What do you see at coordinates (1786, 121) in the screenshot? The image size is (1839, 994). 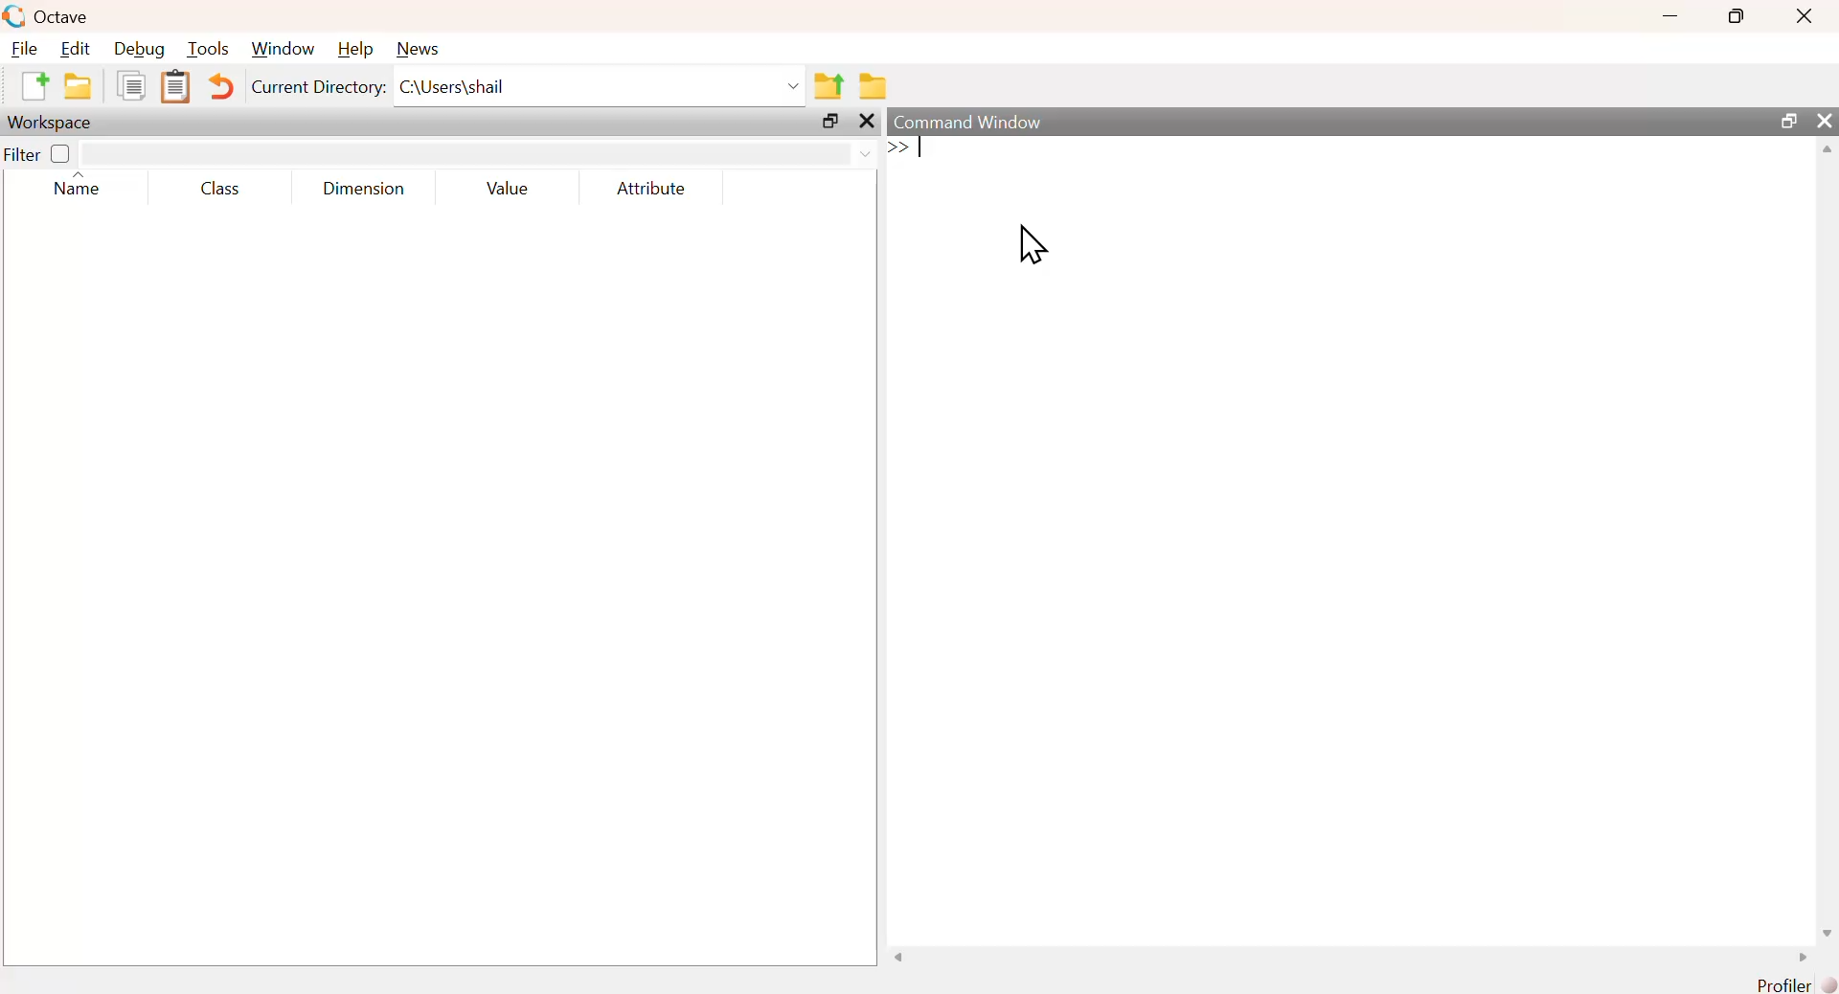 I see `maximize` at bounding box center [1786, 121].